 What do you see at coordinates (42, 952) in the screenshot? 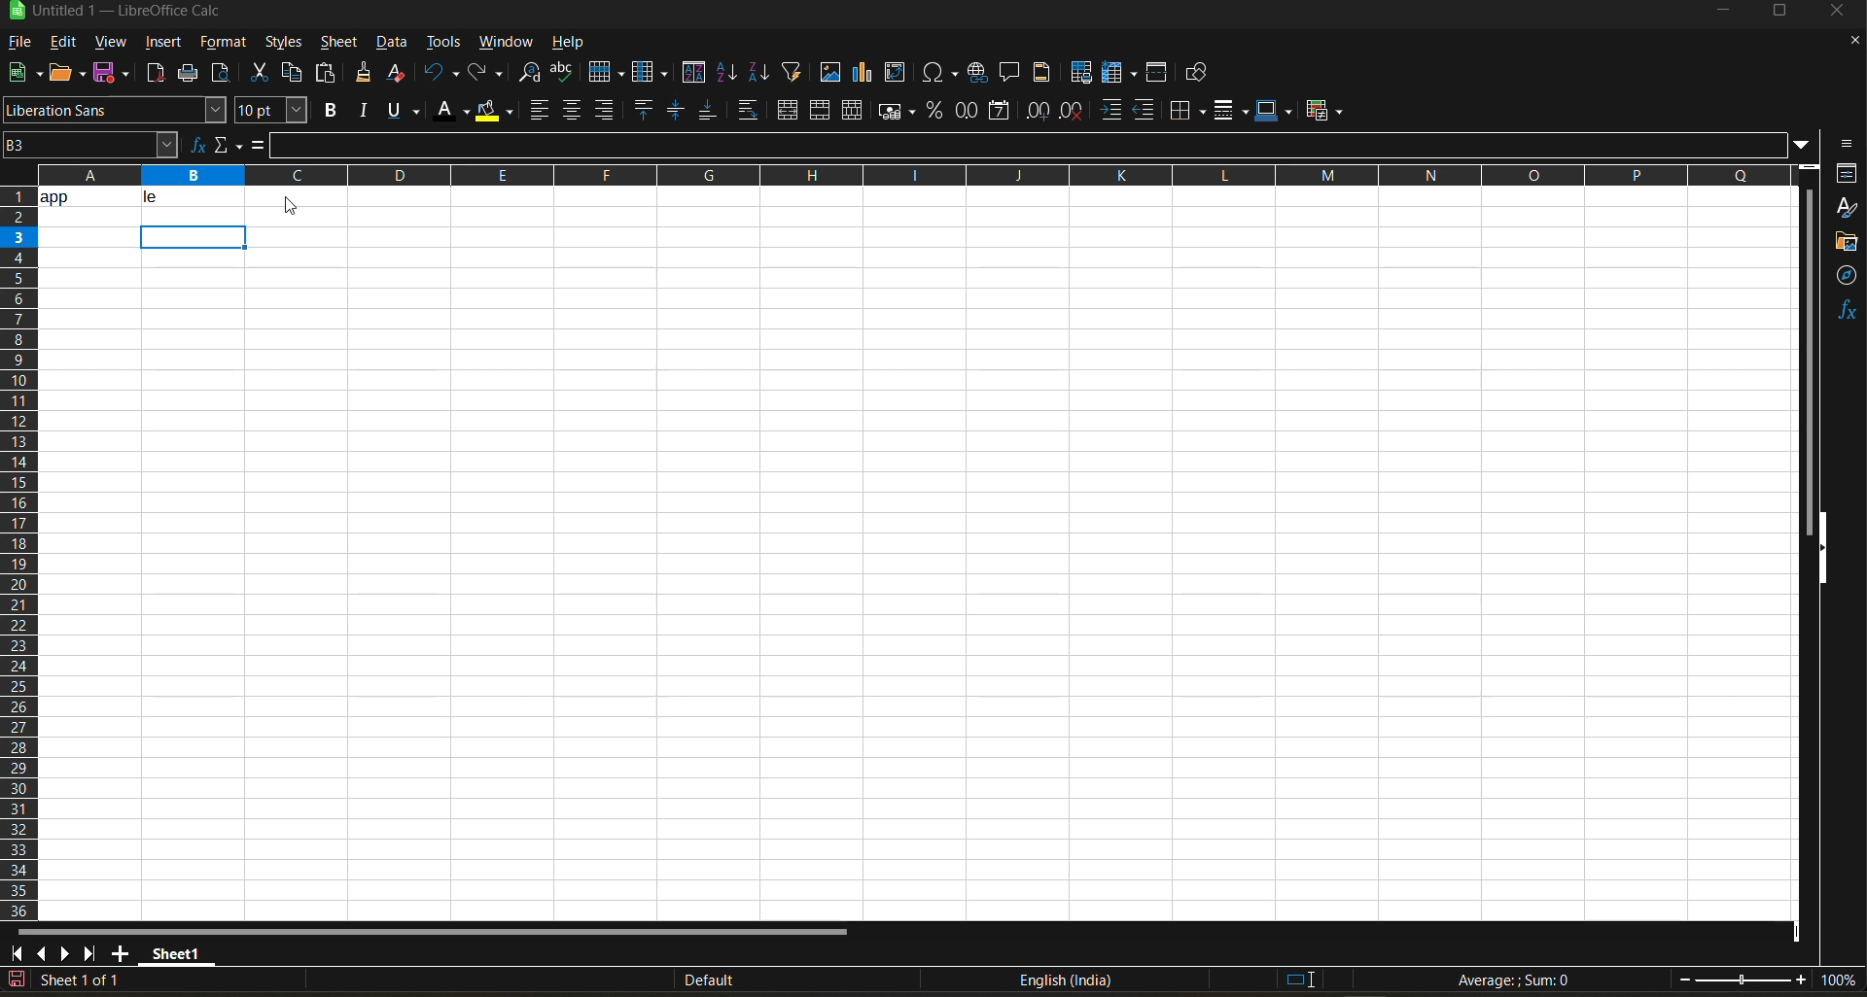
I see `scroll to previous sheet` at bounding box center [42, 952].